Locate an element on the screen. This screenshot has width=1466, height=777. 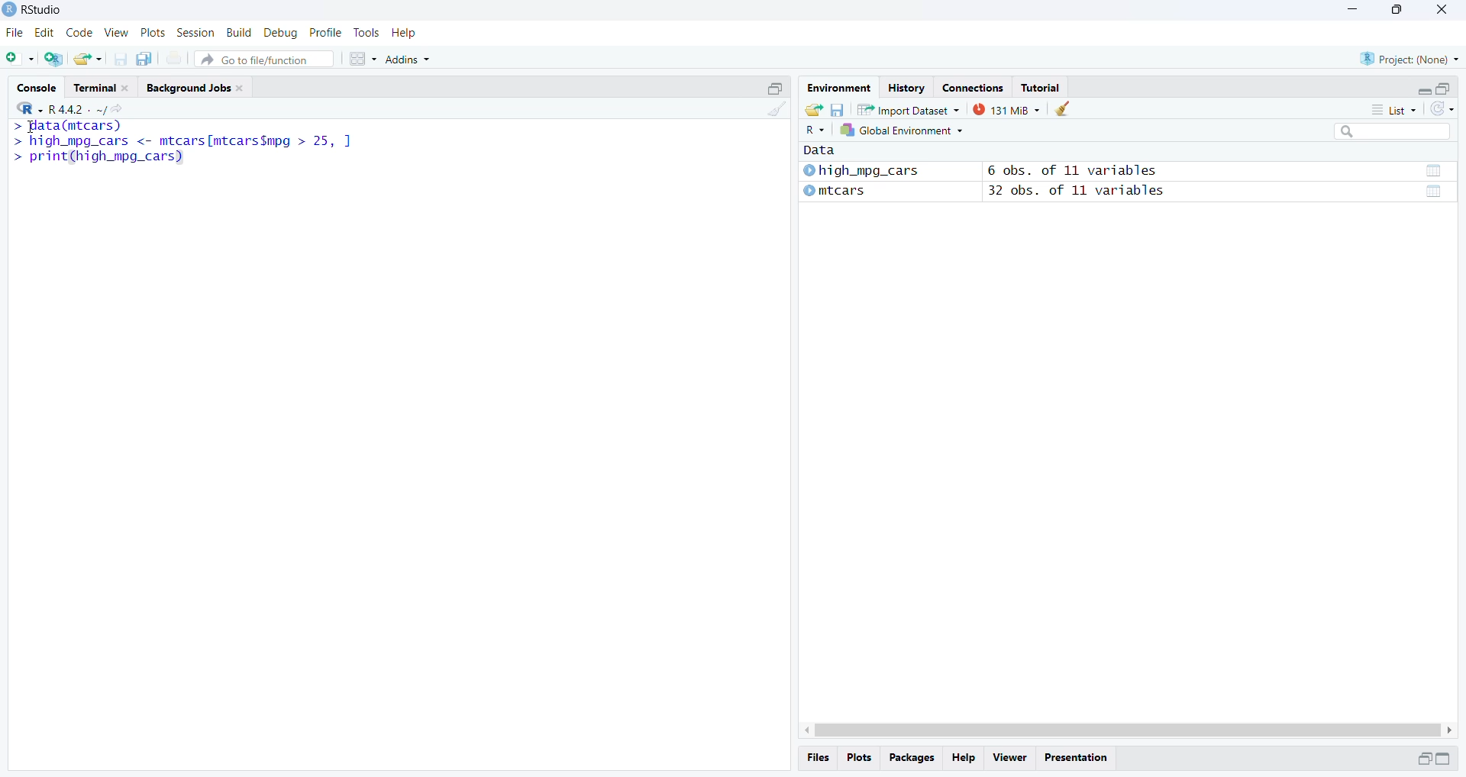
© high_mpg_cars is located at coordinates (862, 170).